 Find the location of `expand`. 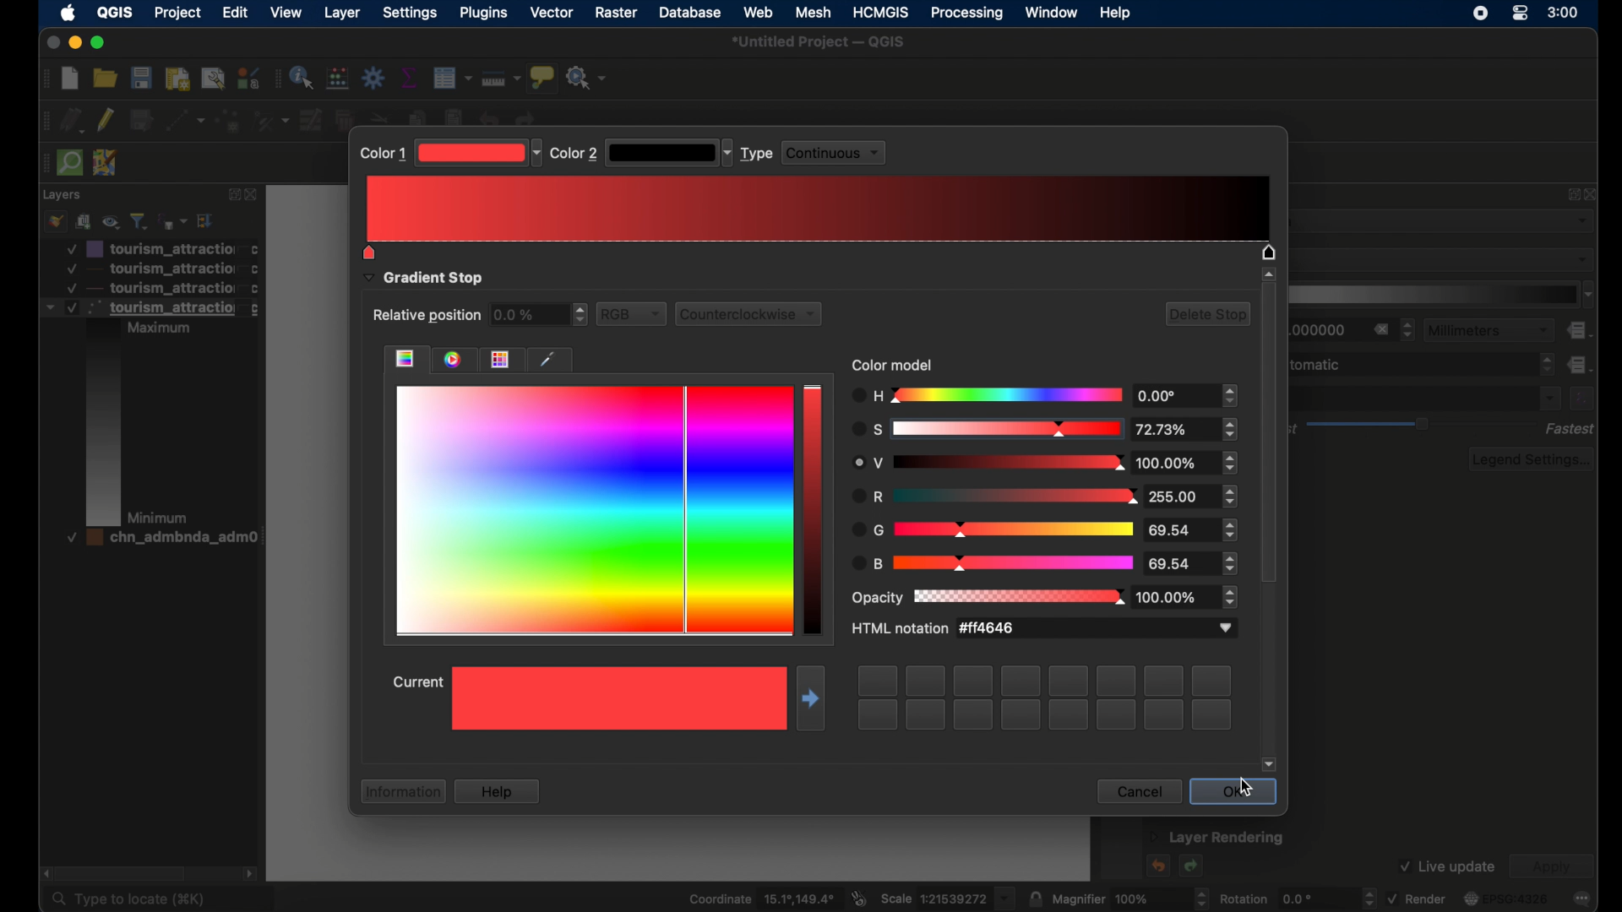

expand is located at coordinates (1571, 198).